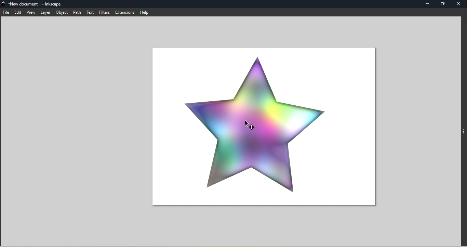  What do you see at coordinates (428, 4) in the screenshot?
I see `Minimize` at bounding box center [428, 4].